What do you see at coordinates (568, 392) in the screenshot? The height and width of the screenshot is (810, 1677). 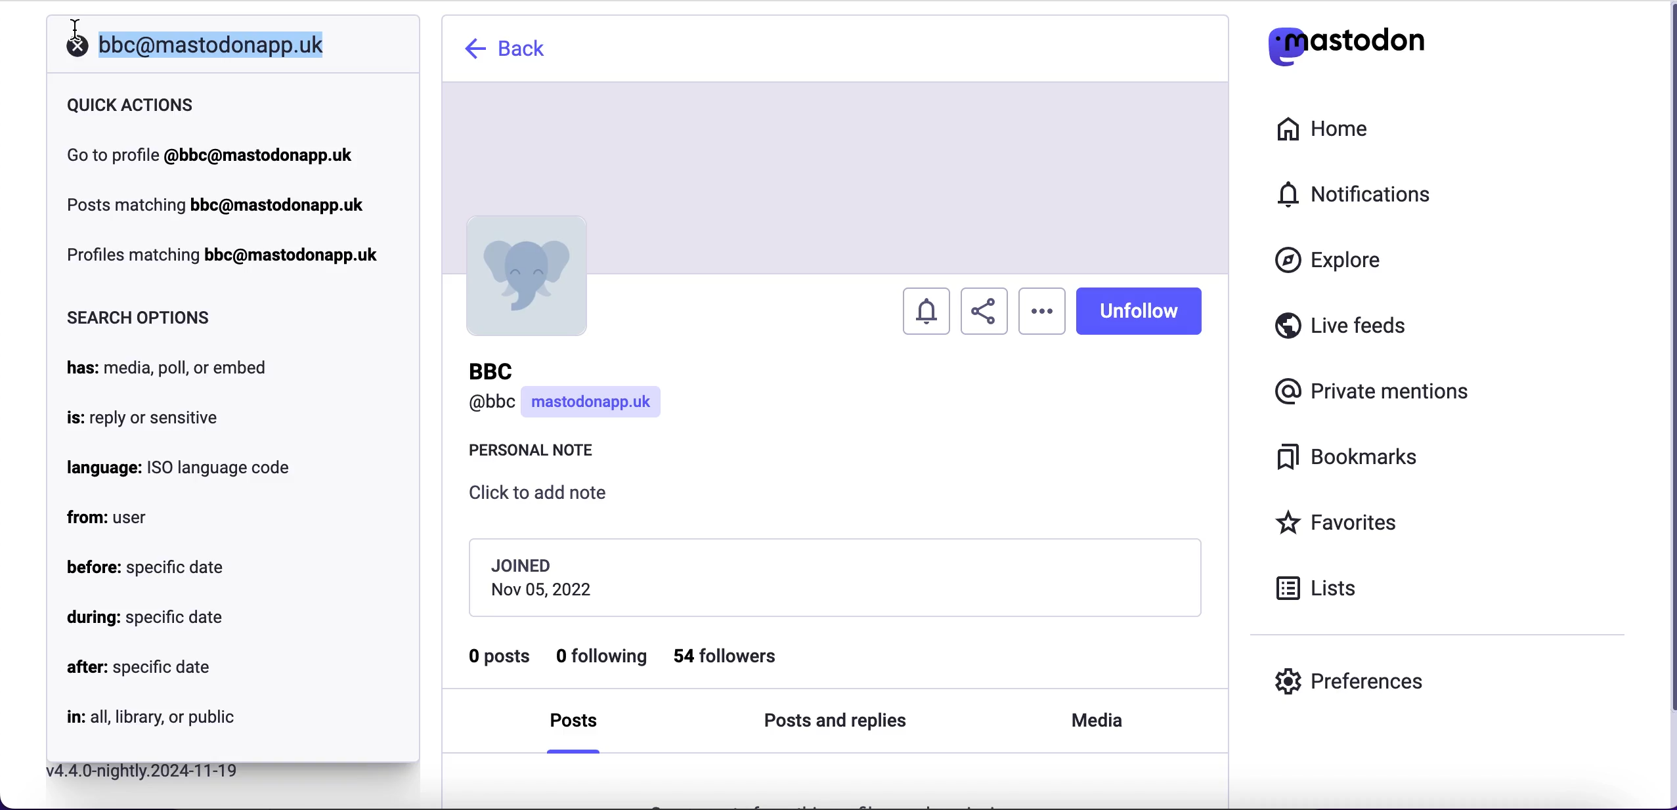 I see `user name` at bounding box center [568, 392].